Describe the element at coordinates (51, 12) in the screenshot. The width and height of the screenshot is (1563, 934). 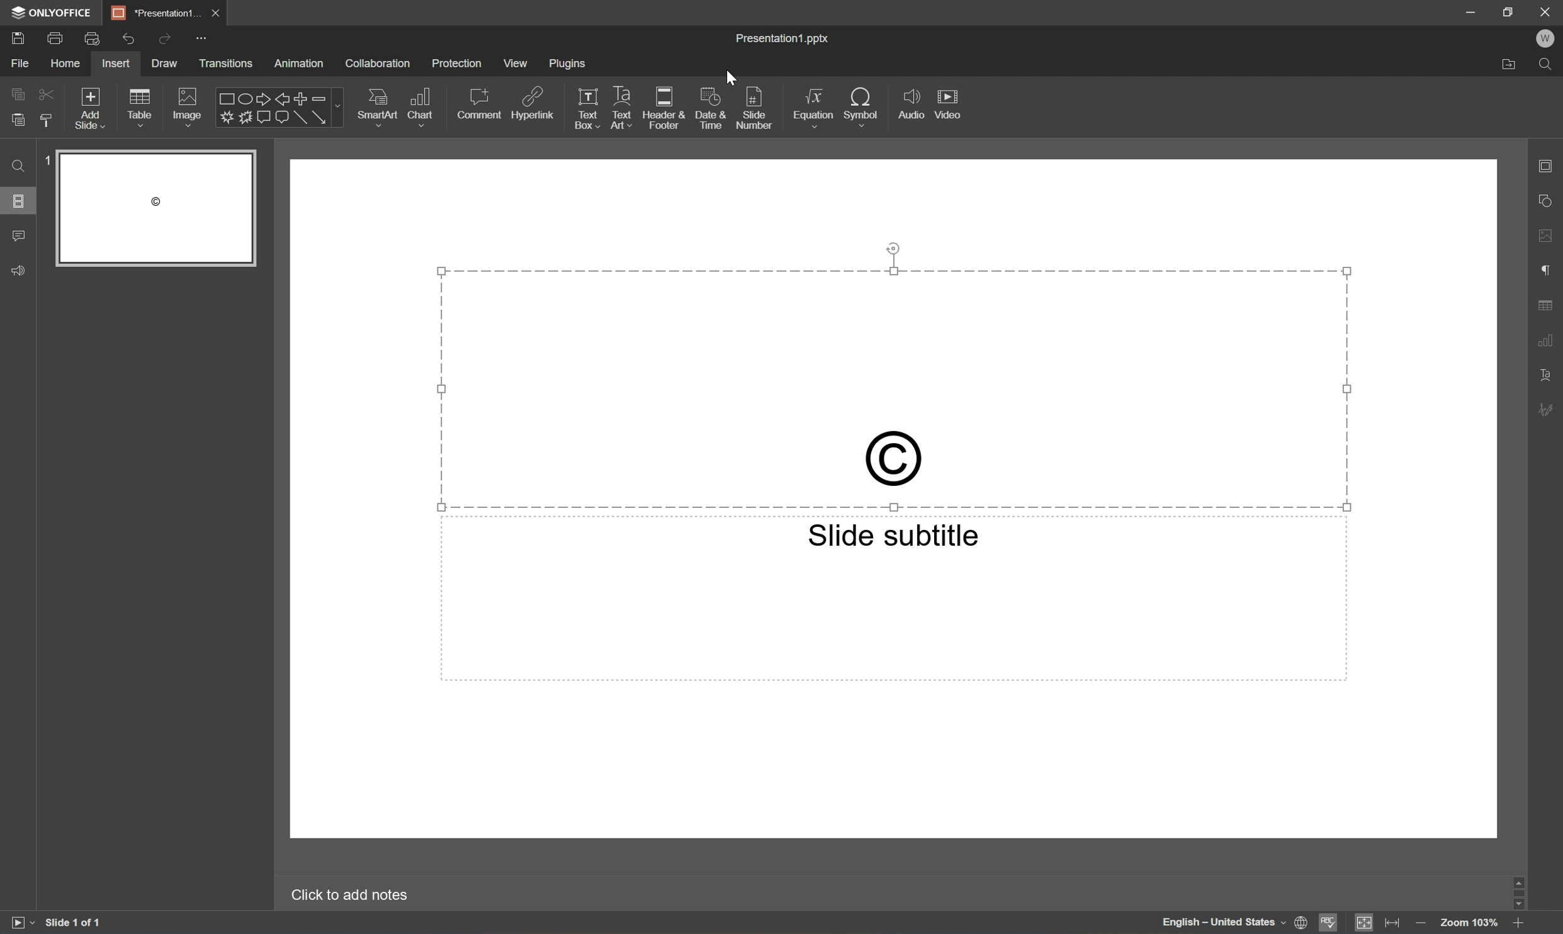
I see `ONLYOFFICE` at that location.